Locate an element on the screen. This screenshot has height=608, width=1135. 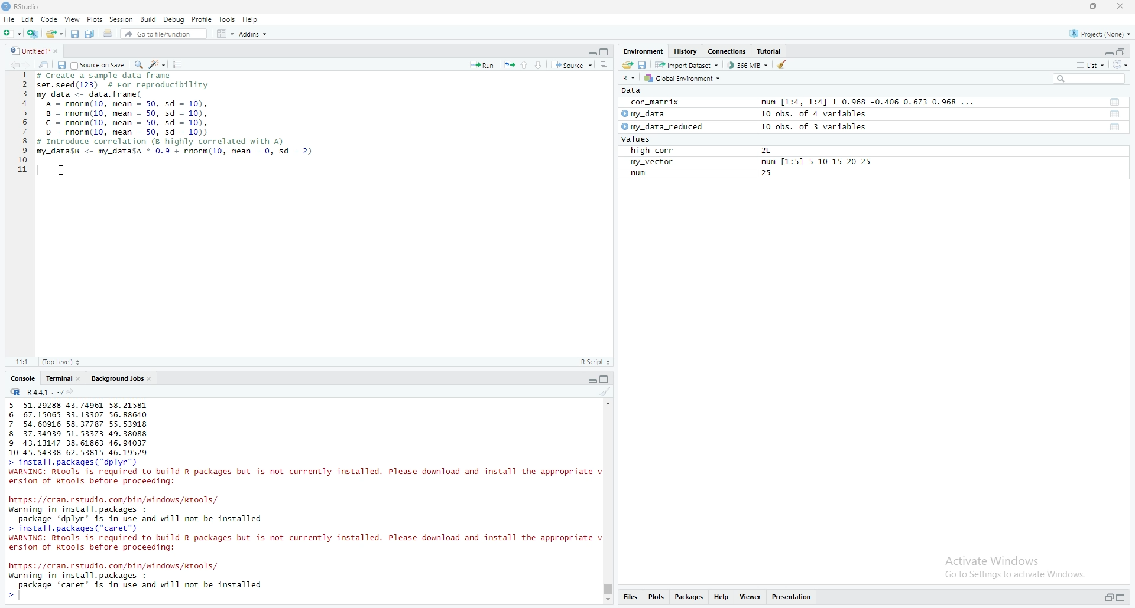
Project: (None) is located at coordinates (1101, 34).